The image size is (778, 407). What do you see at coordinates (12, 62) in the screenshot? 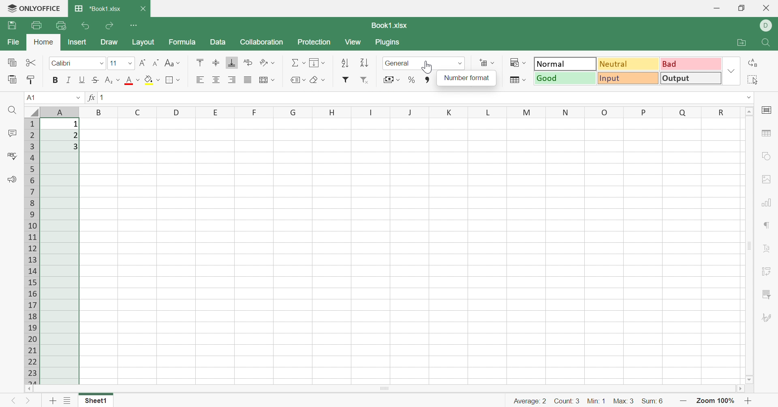
I see `Copy` at bounding box center [12, 62].